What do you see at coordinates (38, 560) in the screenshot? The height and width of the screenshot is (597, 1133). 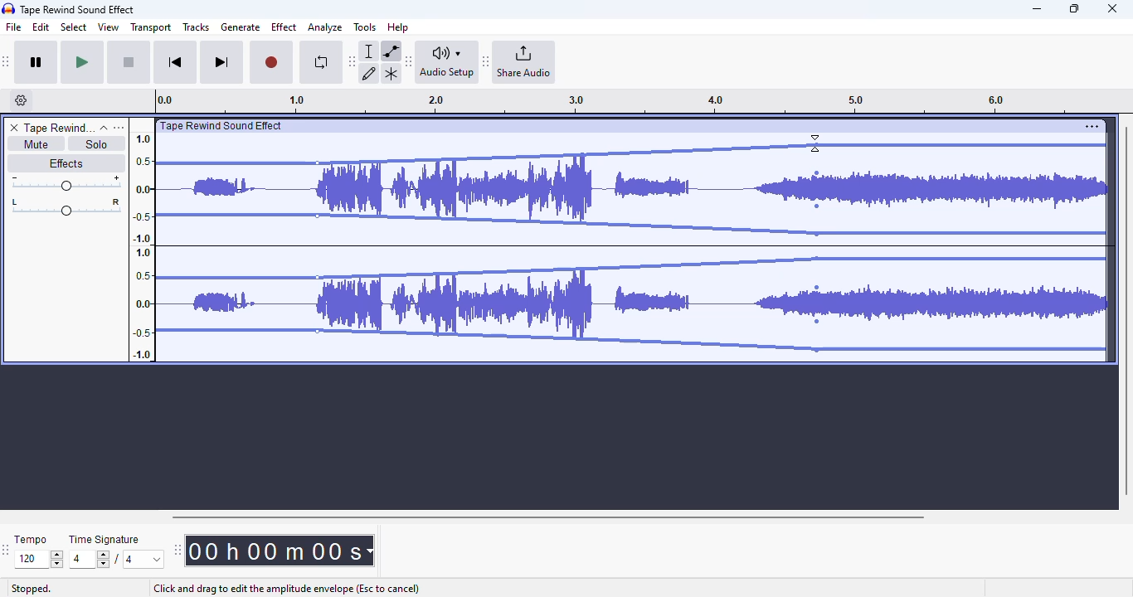 I see `Input for tempo` at bounding box center [38, 560].